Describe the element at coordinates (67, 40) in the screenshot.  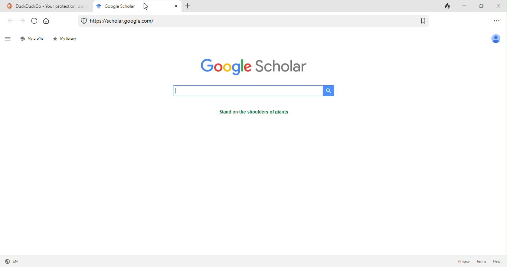
I see `my library` at that location.